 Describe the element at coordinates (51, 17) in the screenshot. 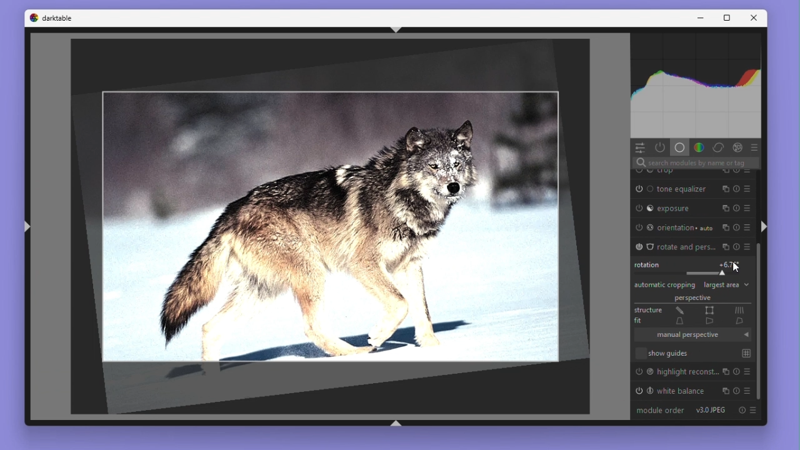

I see `Darktable` at that location.